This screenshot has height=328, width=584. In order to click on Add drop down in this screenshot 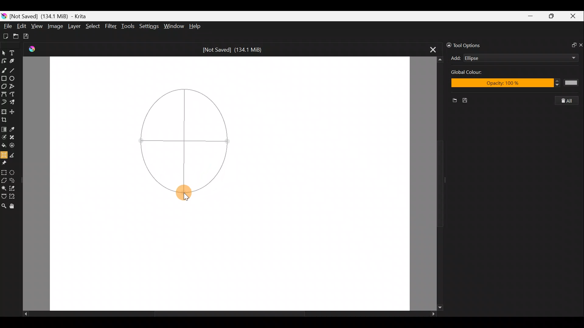, I will do `click(568, 57)`.